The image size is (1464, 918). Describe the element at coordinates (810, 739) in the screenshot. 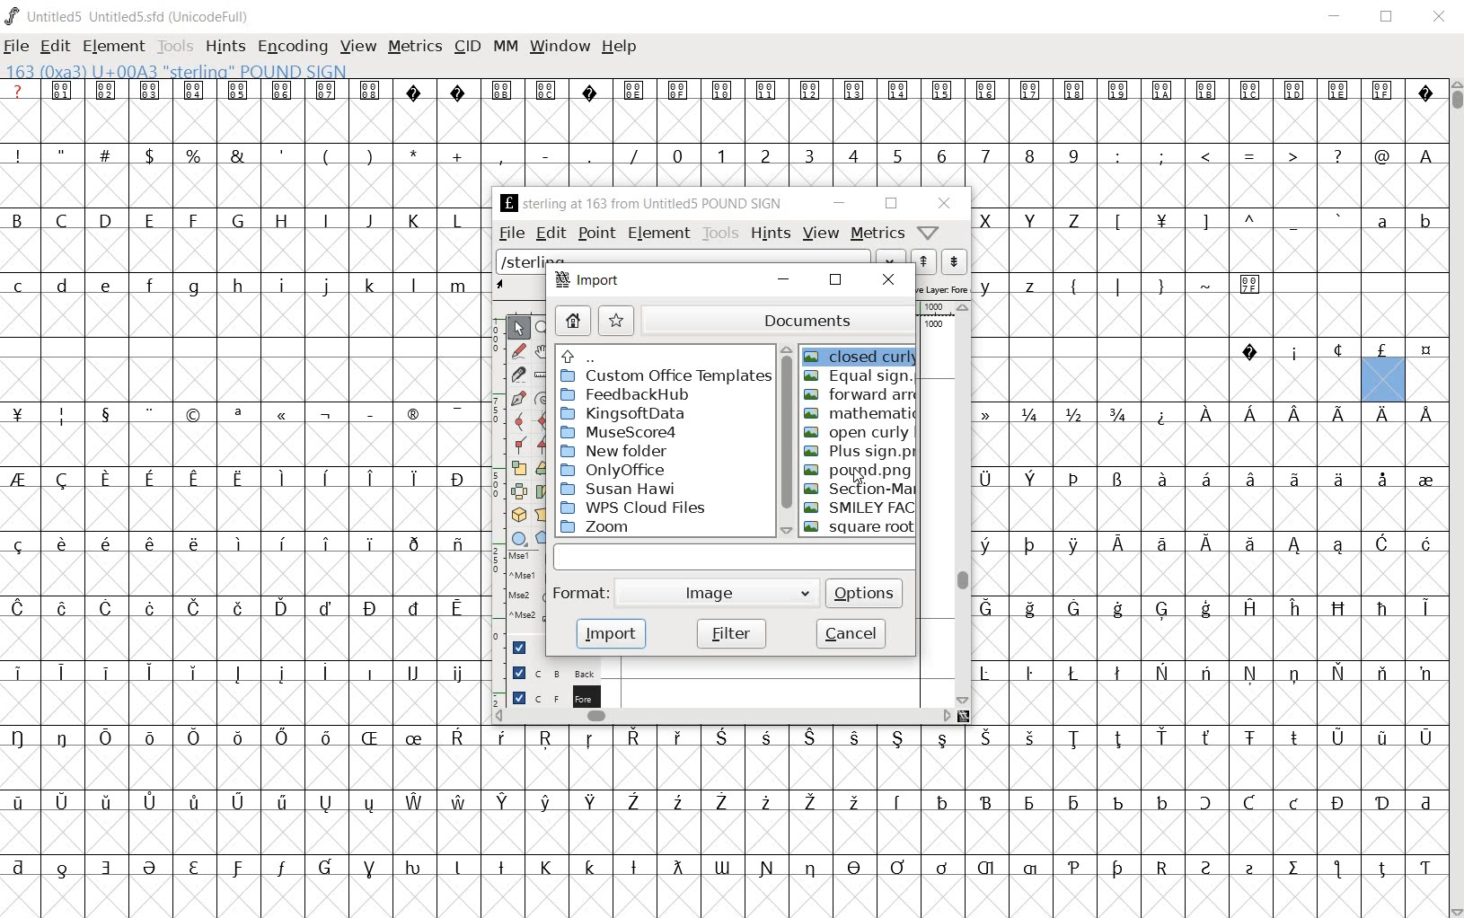

I see `Symbol` at that location.